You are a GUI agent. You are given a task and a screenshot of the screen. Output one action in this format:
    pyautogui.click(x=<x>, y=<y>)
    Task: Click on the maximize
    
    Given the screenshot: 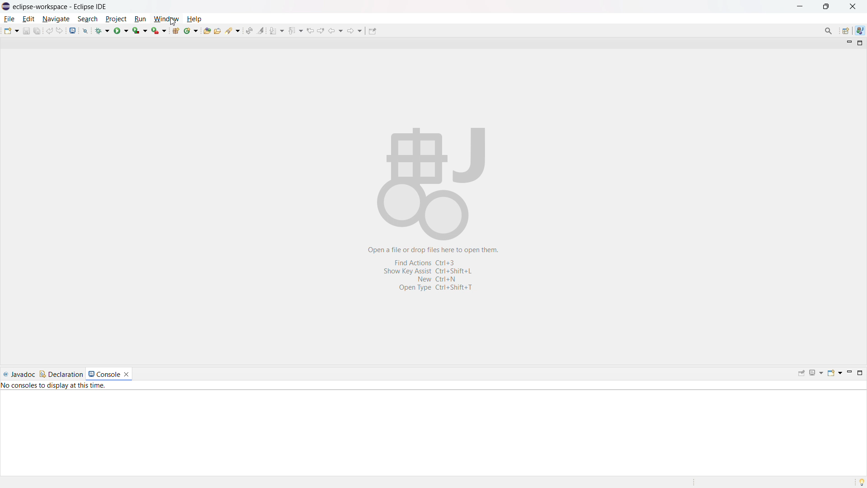 What is the action you would take?
    pyautogui.click(x=860, y=373)
    